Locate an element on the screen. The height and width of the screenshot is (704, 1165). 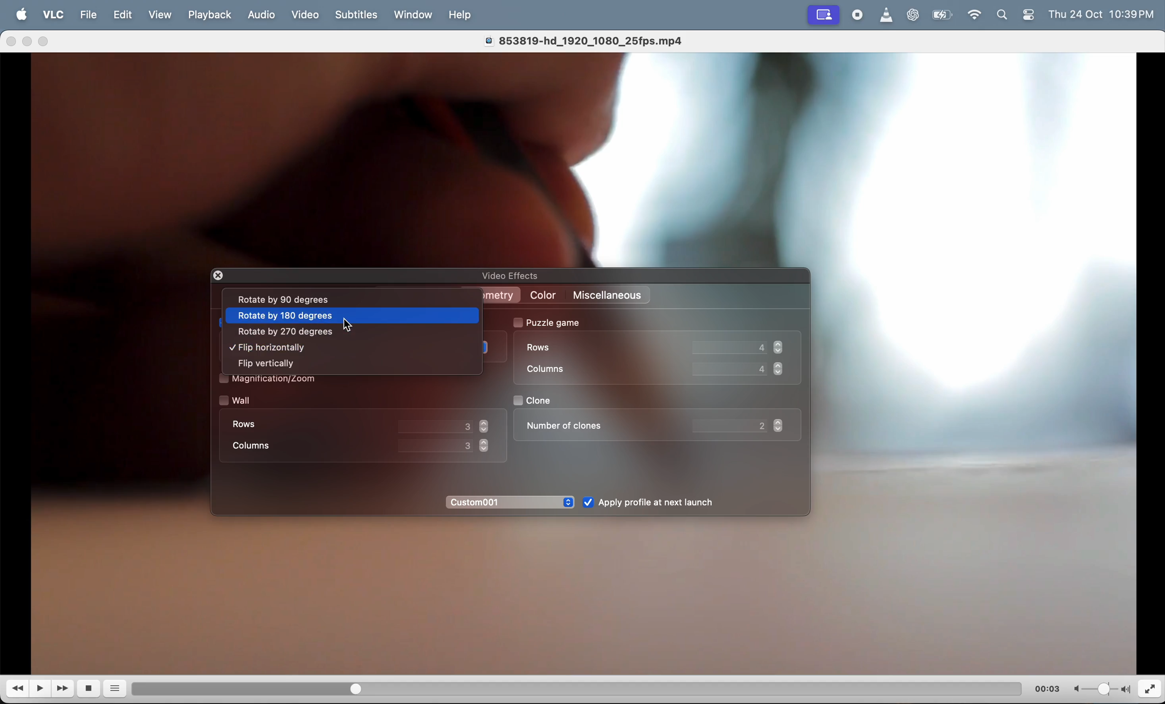
video title is located at coordinates (592, 39).